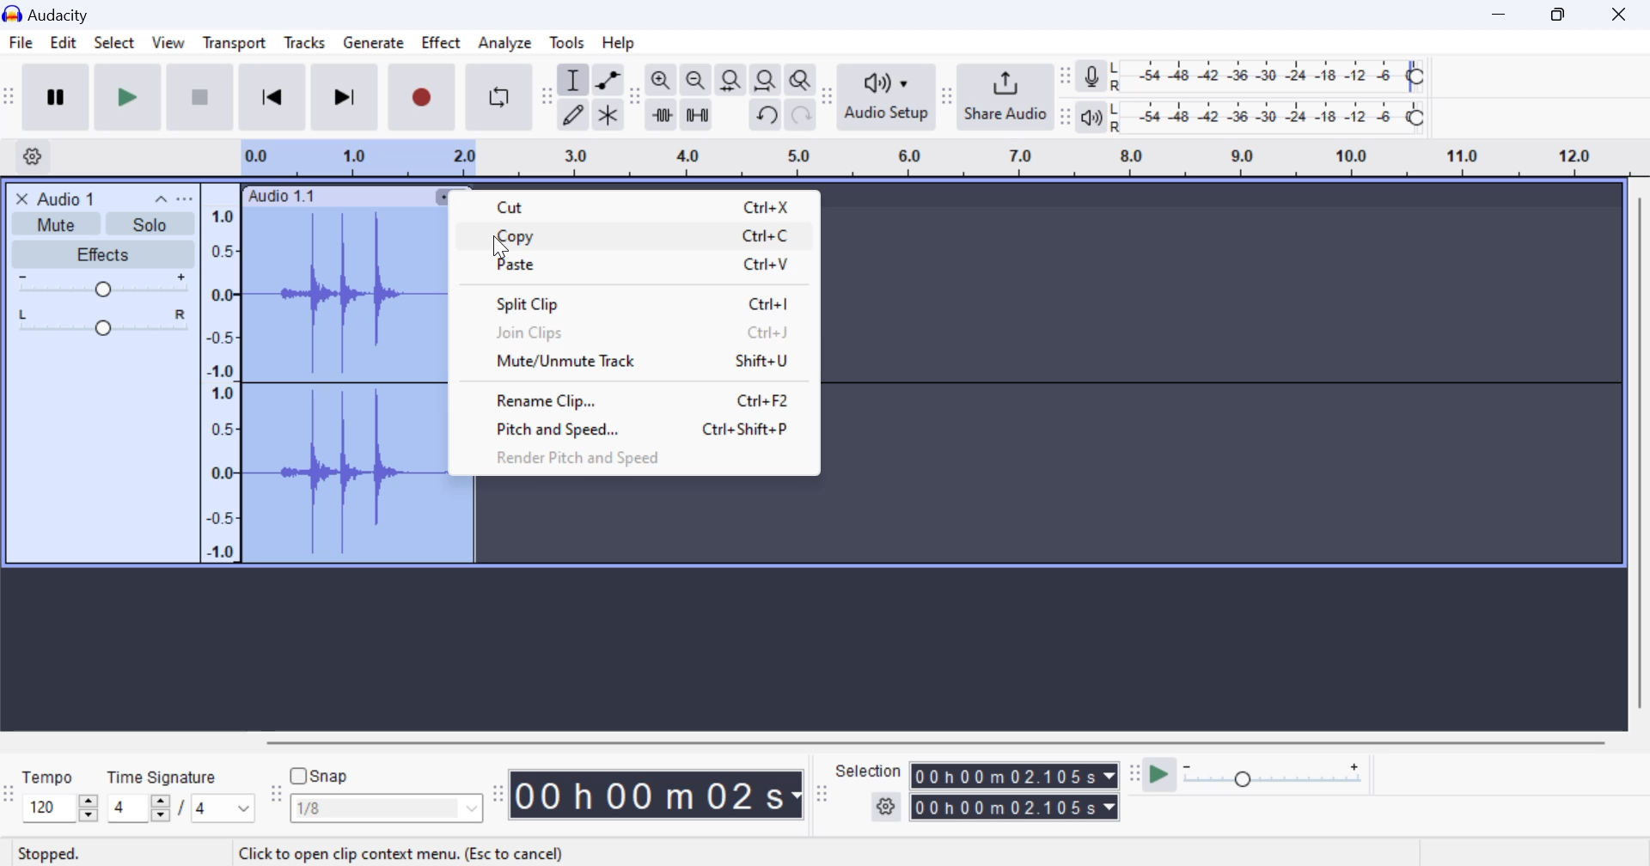  What do you see at coordinates (575, 82) in the screenshot?
I see `selection tool` at bounding box center [575, 82].